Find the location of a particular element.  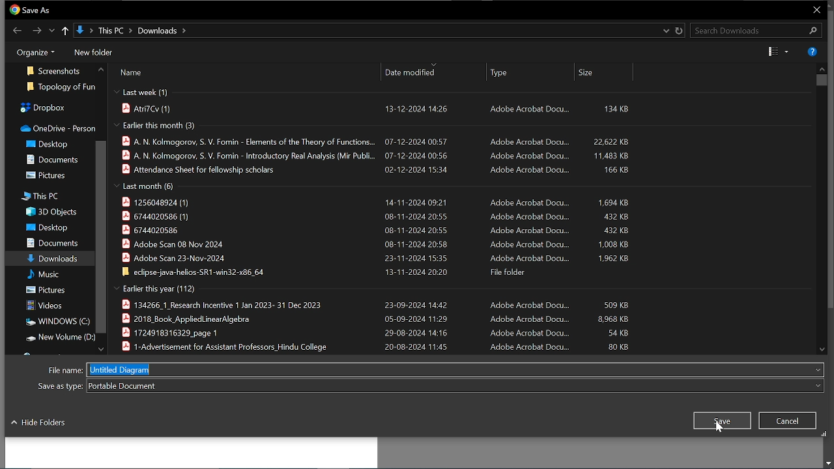

Change View  is located at coordinates (778, 51).